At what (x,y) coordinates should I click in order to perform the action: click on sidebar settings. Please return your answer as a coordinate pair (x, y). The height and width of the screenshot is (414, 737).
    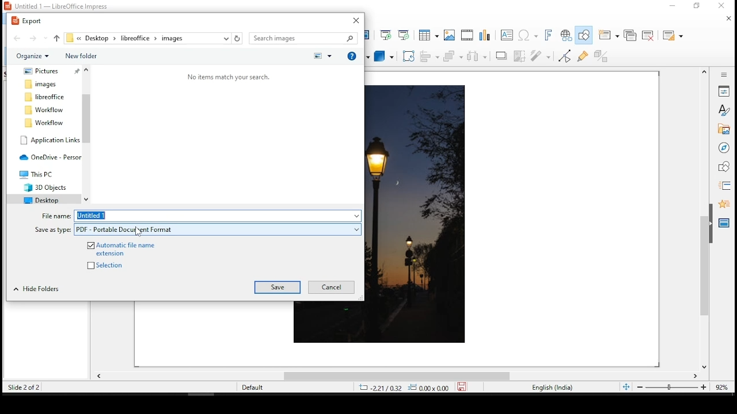
    Looking at the image, I should click on (721, 75).